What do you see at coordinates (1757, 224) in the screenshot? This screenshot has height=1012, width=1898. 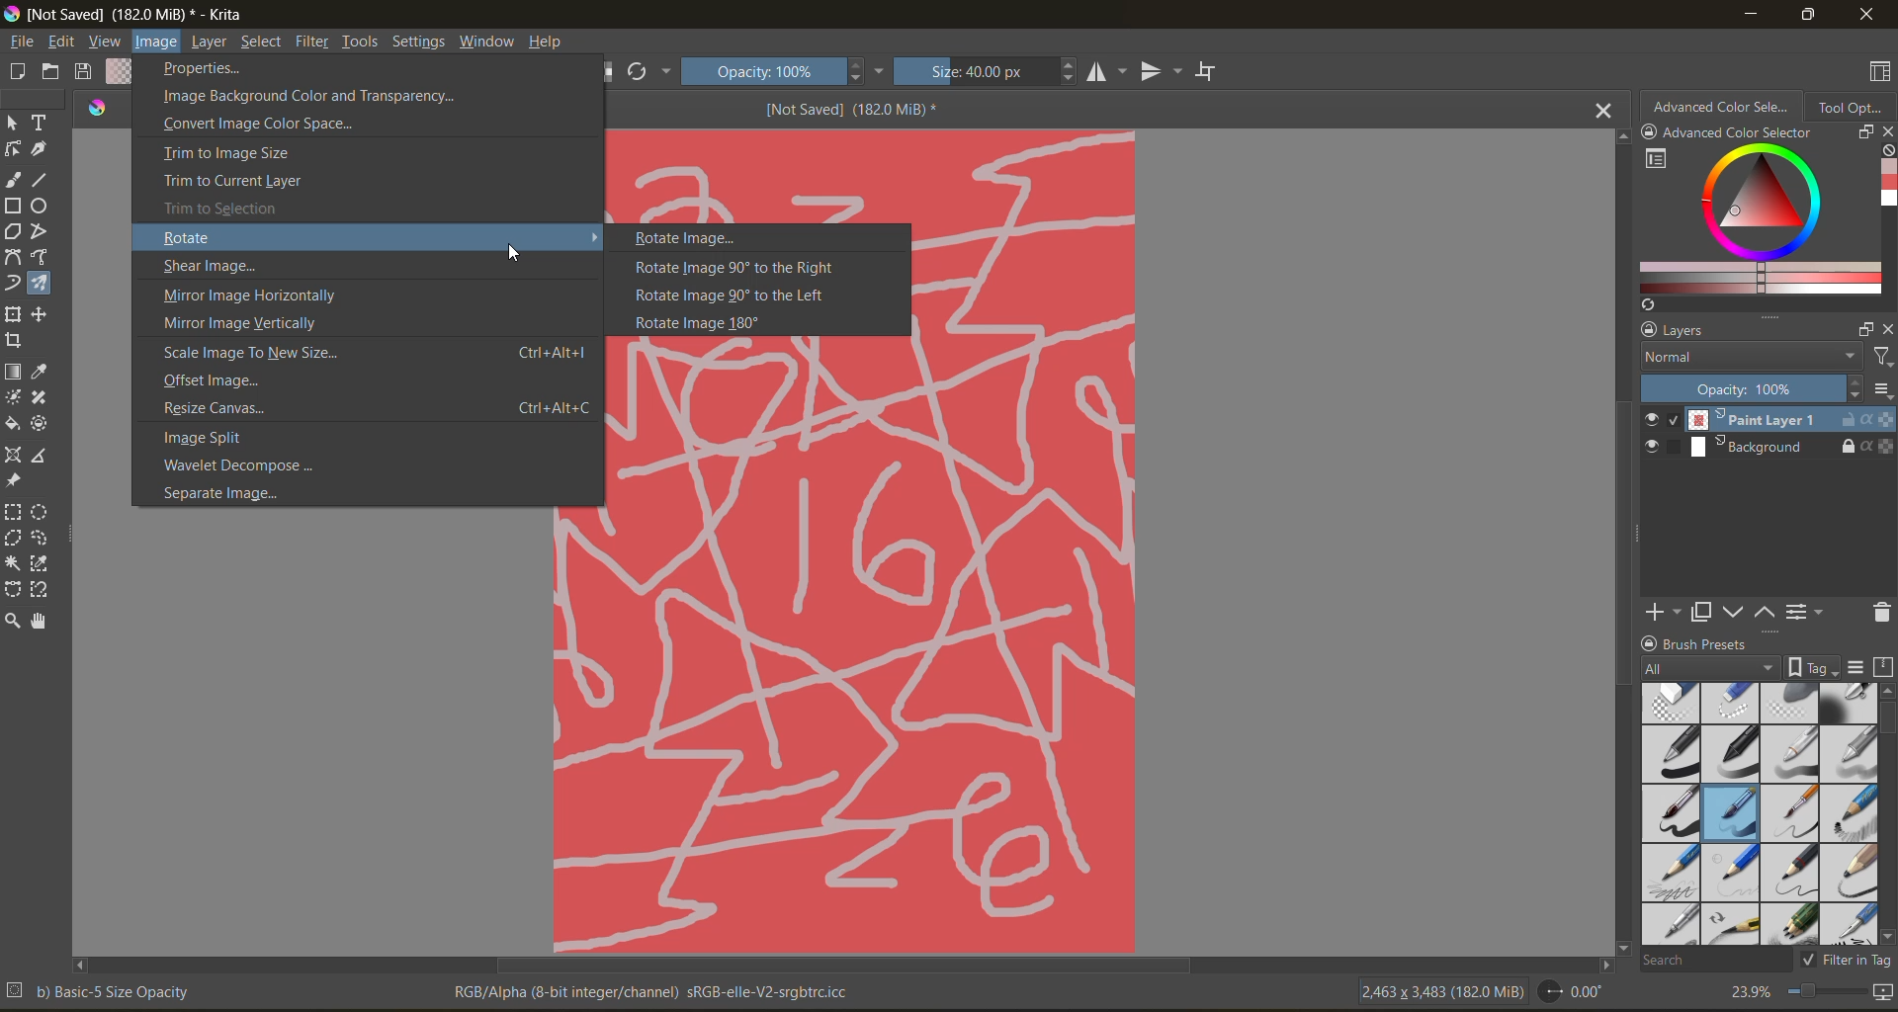 I see `advanced color selector` at bounding box center [1757, 224].